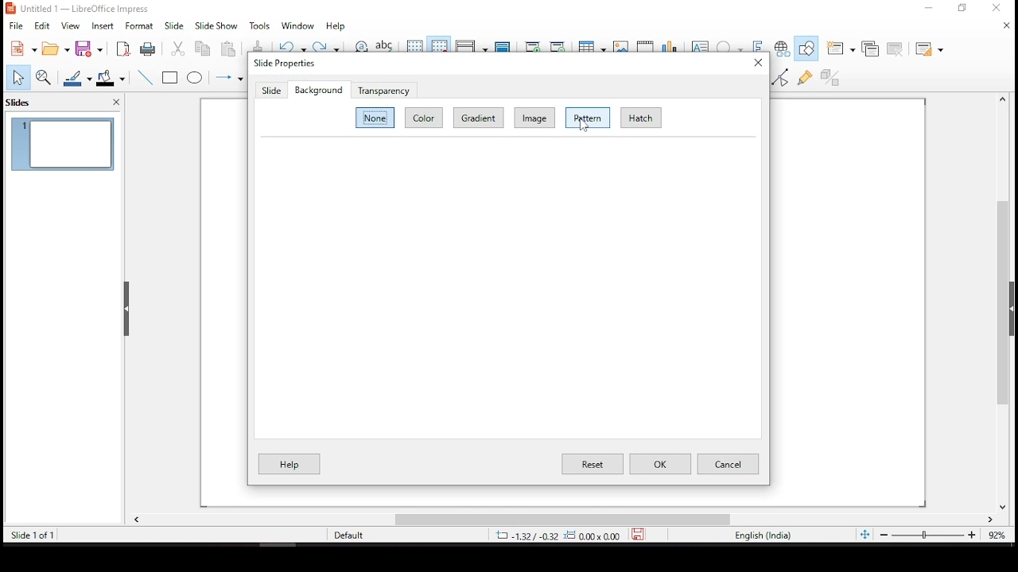 This screenshot has height=572, width=1018. What do you see at coordinates (177, 48) in the screenshot?
I see `cut` at bounding box center [177, 48].